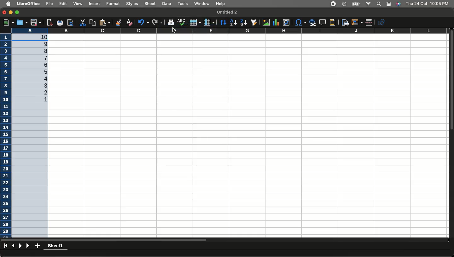 The width and height of the screenshot is (454, 257). Describe the element at coordinates (209, 21) in the screenshot. I see `Column` at that location.